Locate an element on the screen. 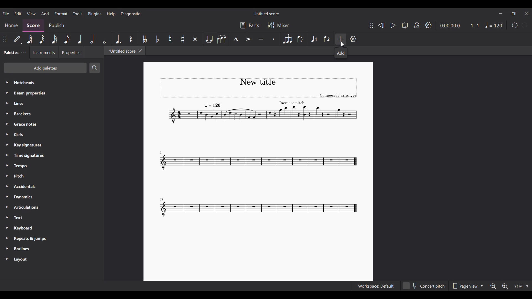 This screenshot has height=299, width=532. Play is located at coordinates (393, 25).